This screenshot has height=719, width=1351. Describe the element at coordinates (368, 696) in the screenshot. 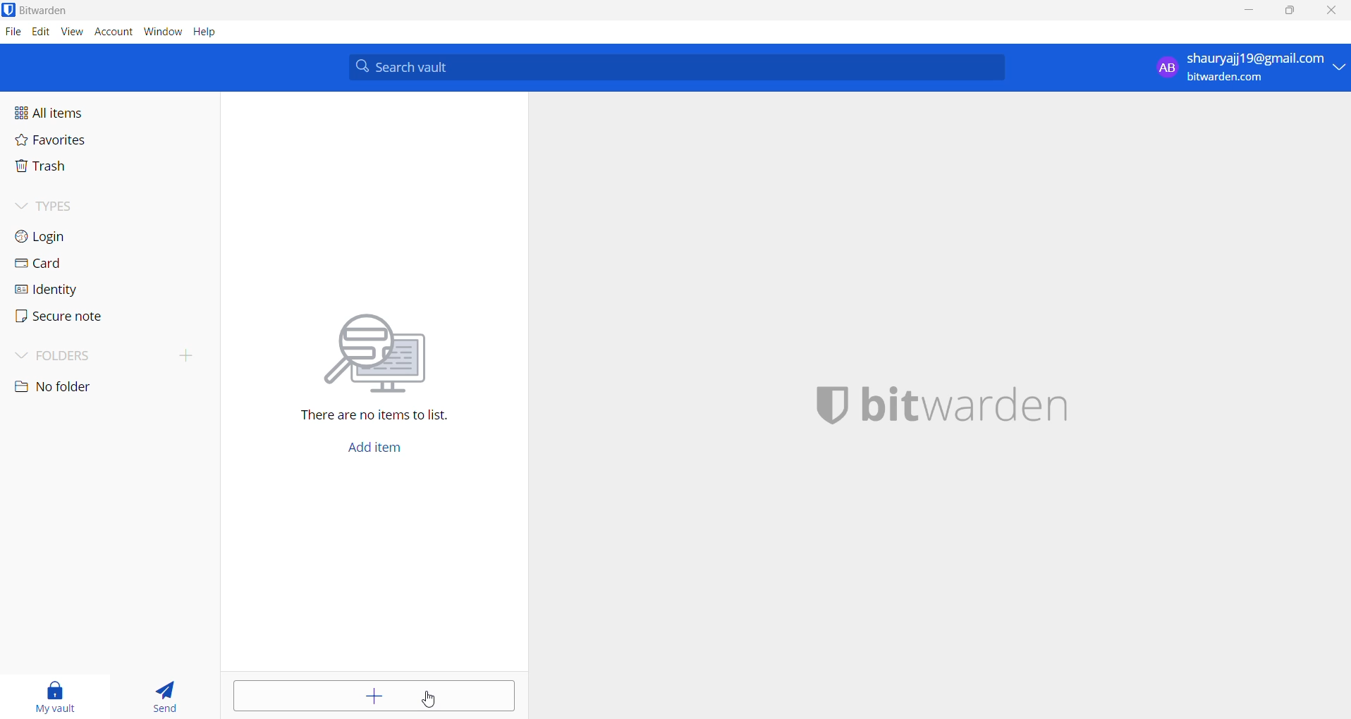

I see `add` at that location.